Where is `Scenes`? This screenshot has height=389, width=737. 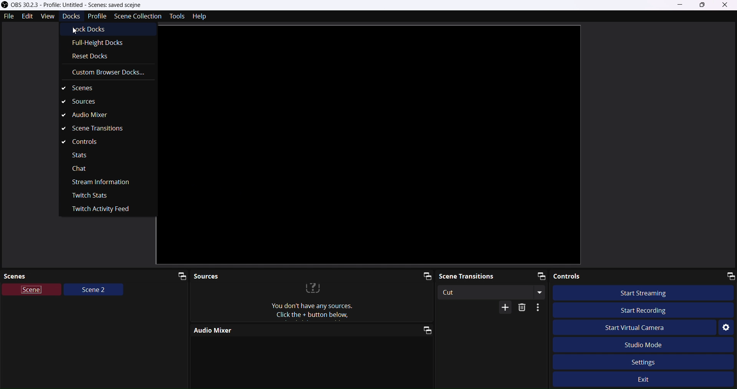
Scenes is located at coordinates (105, 90).